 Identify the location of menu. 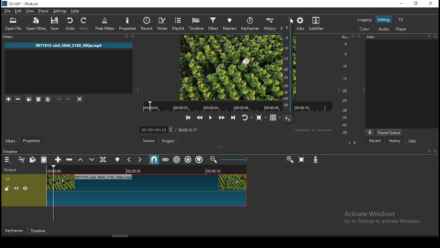
(8, 160).